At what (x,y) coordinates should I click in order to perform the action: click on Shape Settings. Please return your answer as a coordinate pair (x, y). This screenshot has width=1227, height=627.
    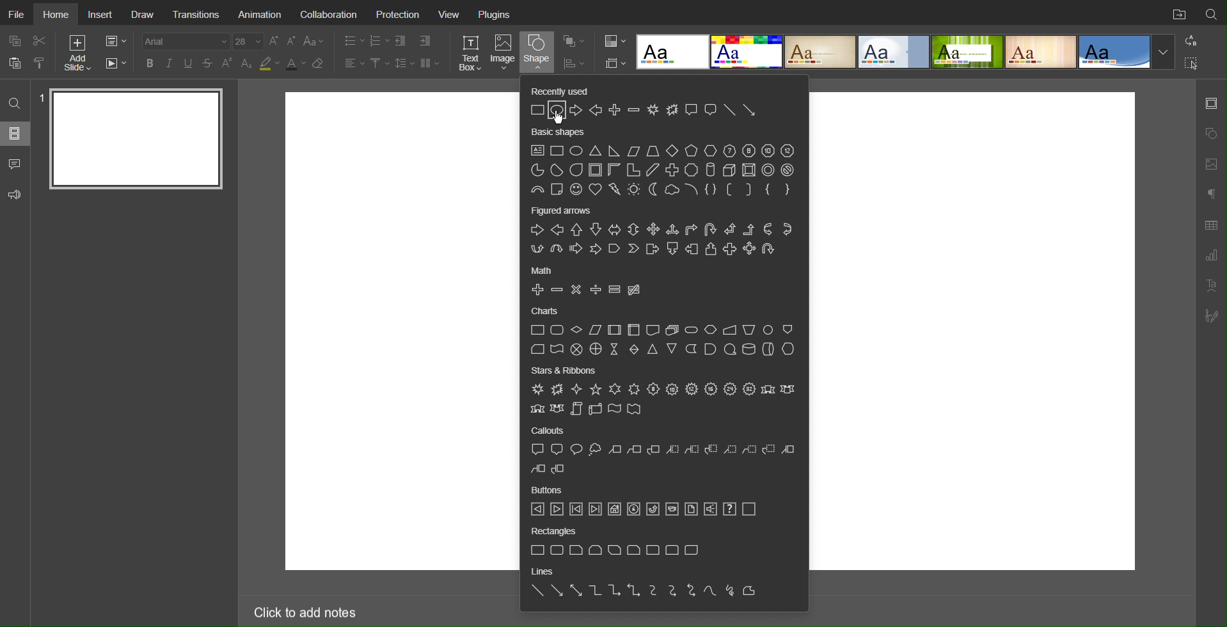
    Looking at the image, I should click on (1210, 134).